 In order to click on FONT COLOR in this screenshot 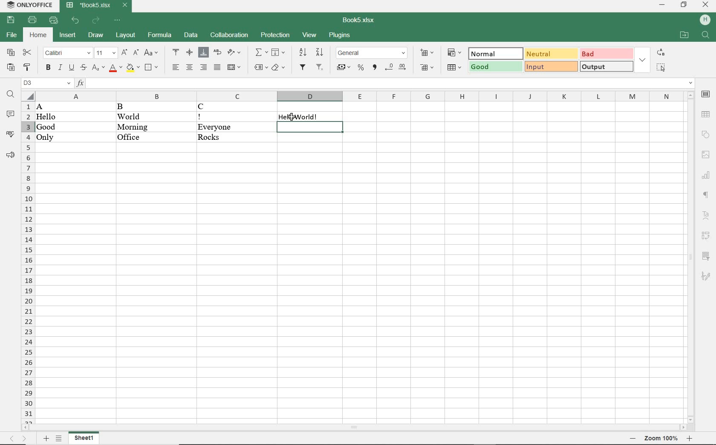, I will do `click(115, 69)`.